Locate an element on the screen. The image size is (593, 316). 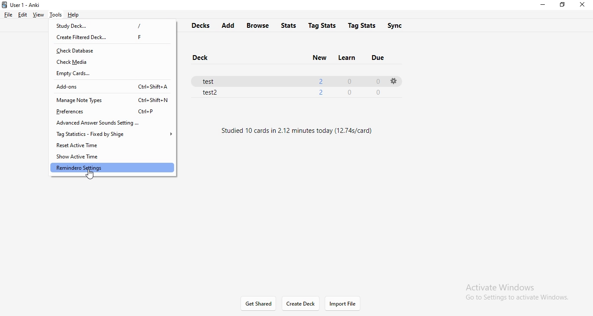
stats is located at coordinates (290, 24).